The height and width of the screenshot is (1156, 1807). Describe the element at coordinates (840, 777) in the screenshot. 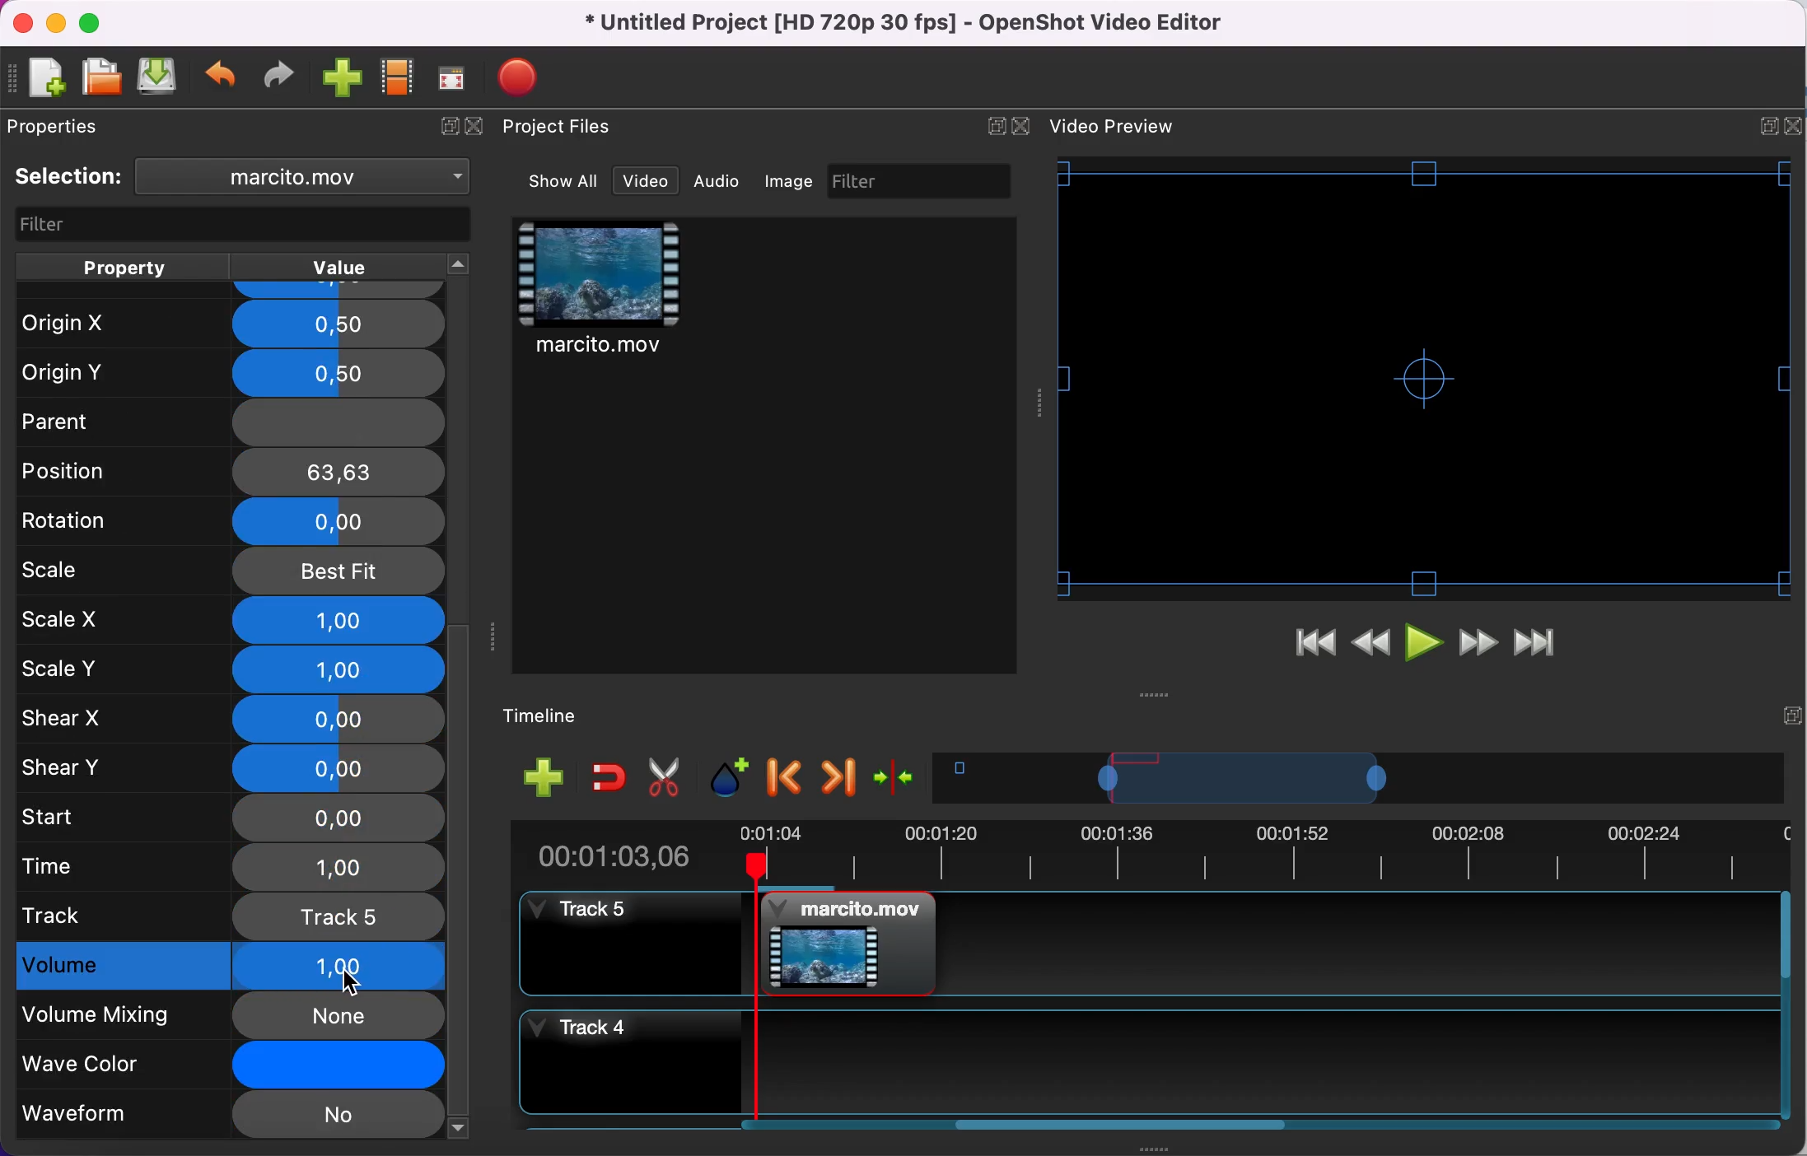

I see `next marker` at that location.